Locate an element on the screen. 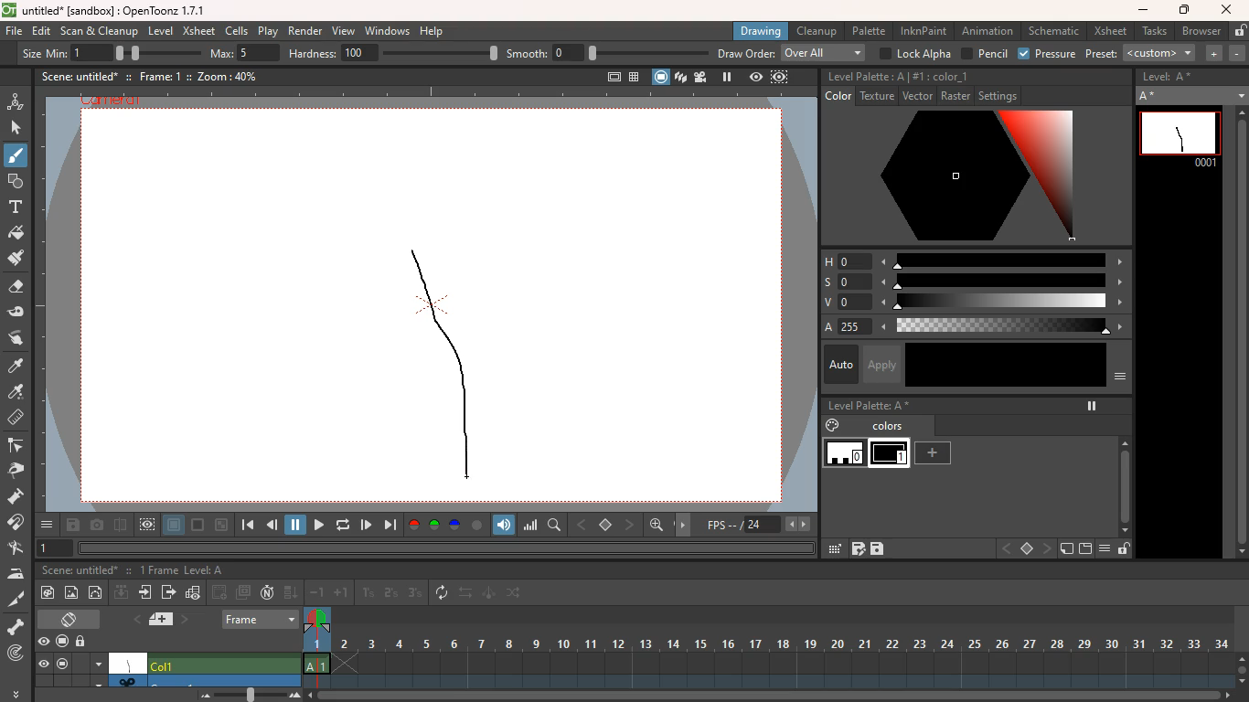 The image size is (1249, 702). paint is located at coordinates (830, 426).